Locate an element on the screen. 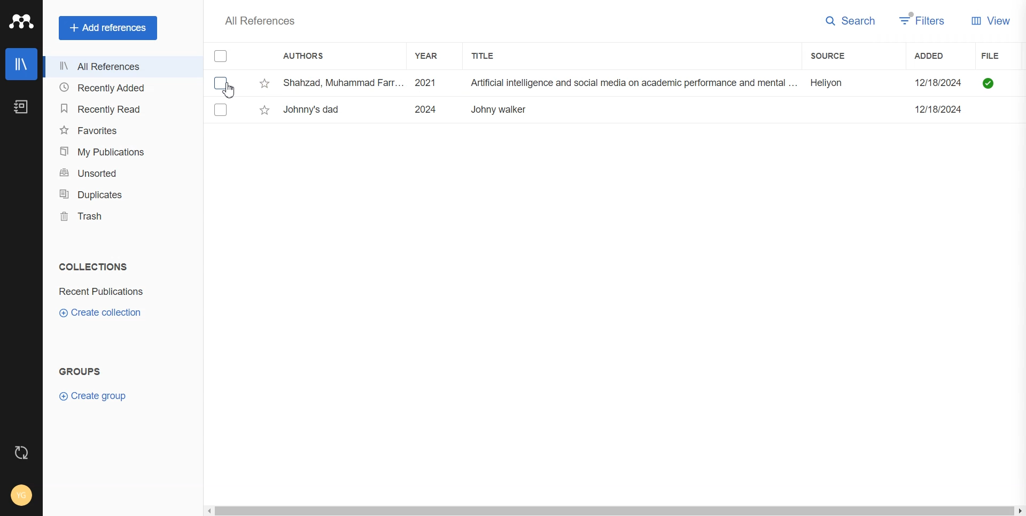 Image resolution: width=1026 pixels, height=516 pixels. Added is located at coordinates (940, 56).